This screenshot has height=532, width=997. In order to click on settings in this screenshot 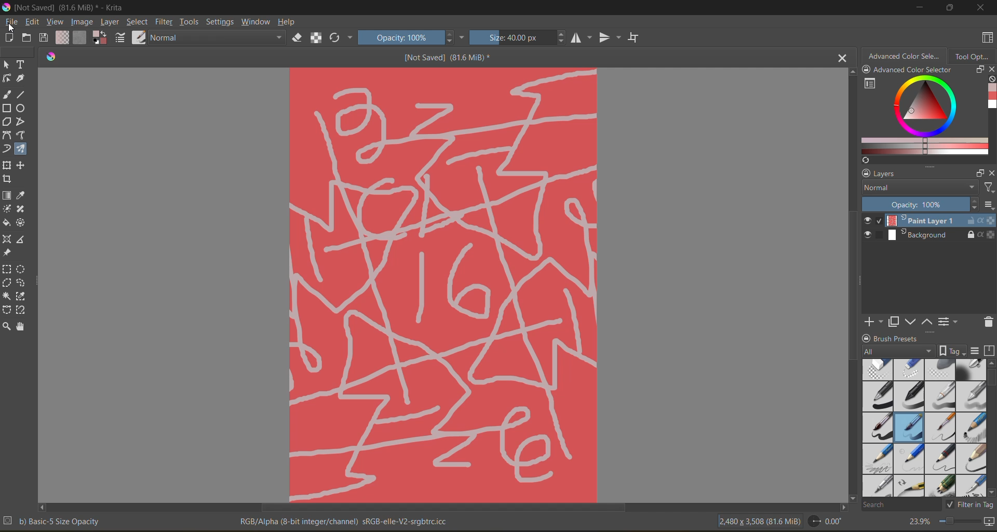, I will do `click(220, 22)`.